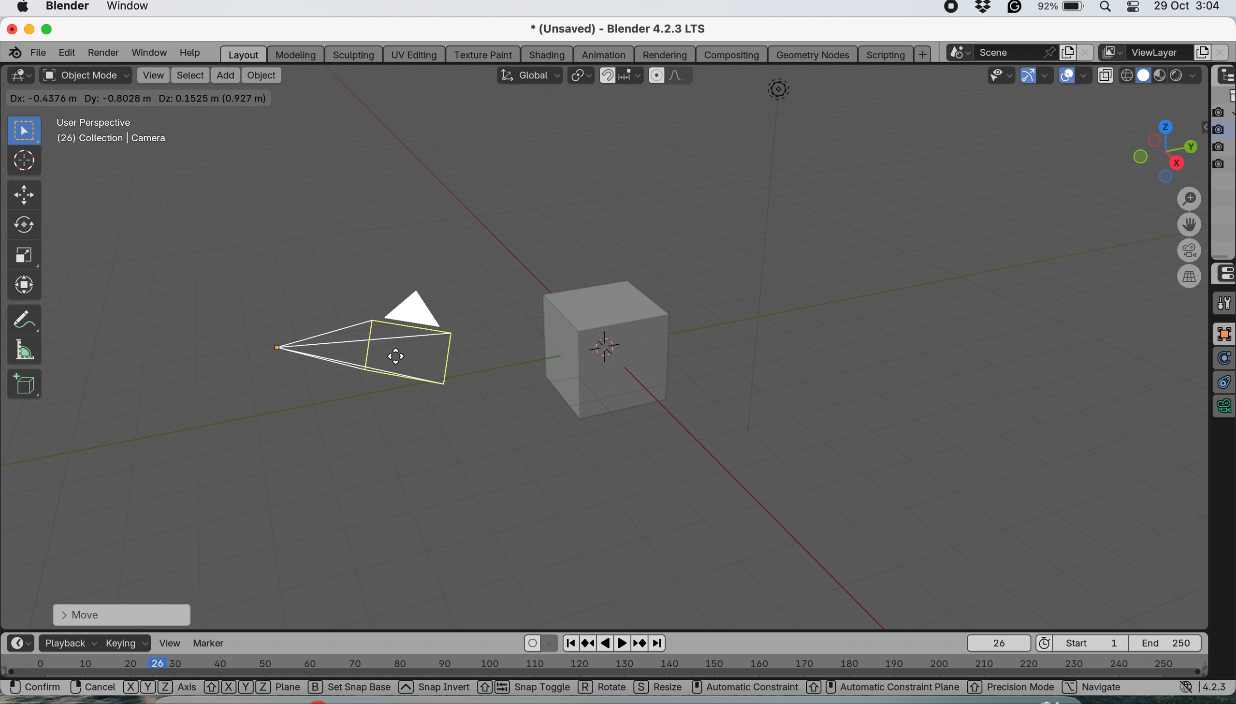 The image size is (1236, 704). I want to click on auto keying, so click(533, 644).